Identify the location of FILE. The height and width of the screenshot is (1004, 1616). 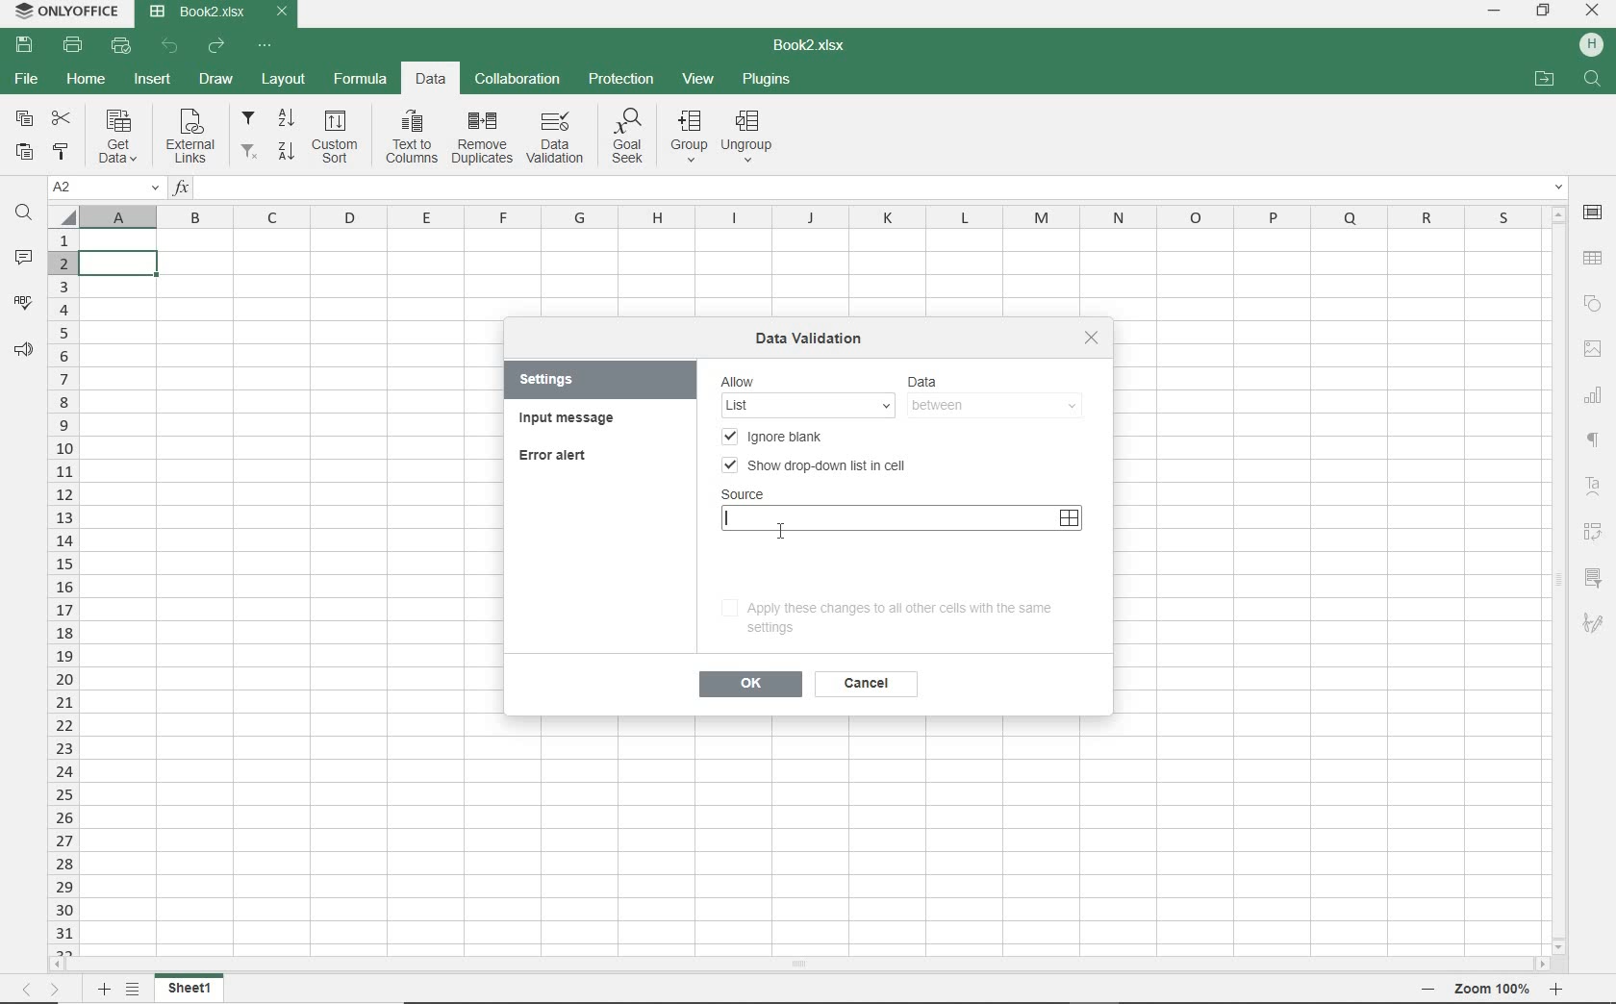
(27, 79).